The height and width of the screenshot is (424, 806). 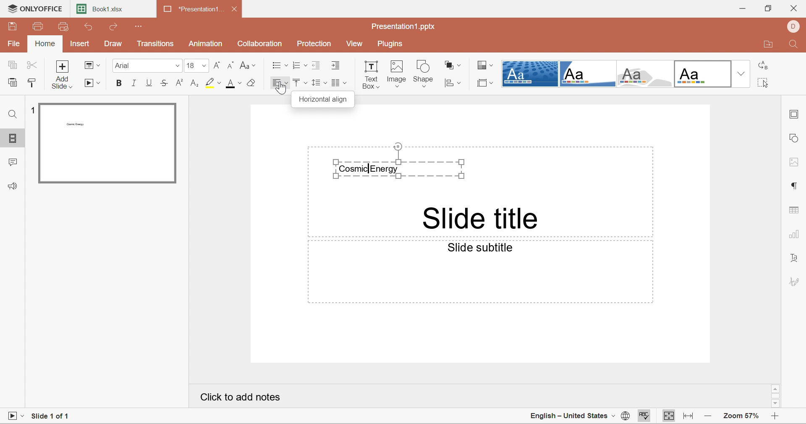 I want to click on Official, so click(x=704, y=74).